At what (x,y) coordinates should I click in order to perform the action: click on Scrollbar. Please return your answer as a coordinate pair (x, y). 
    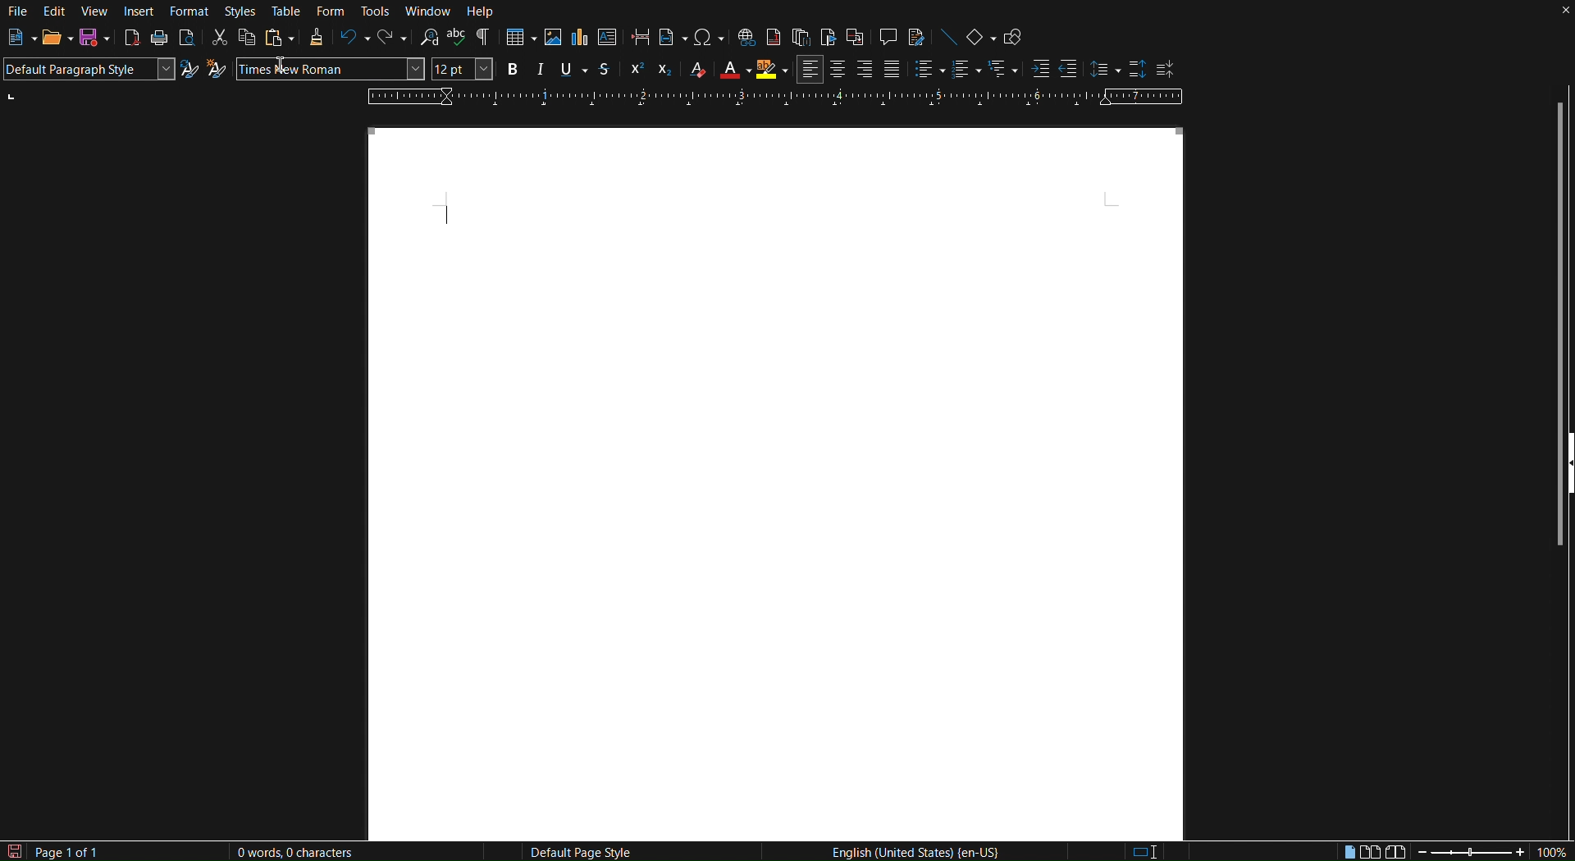
    Looking at the image, I should click on (1561, 253).